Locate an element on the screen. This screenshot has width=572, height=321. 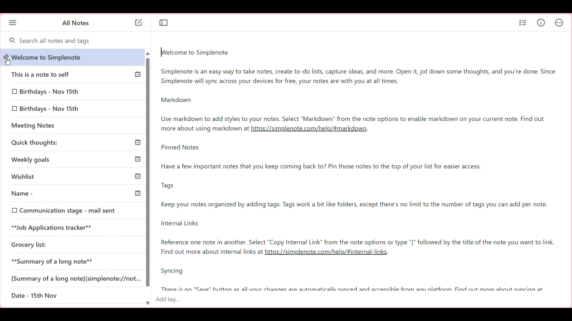
Find out more about internal links at is located at coordinates (212, 252).